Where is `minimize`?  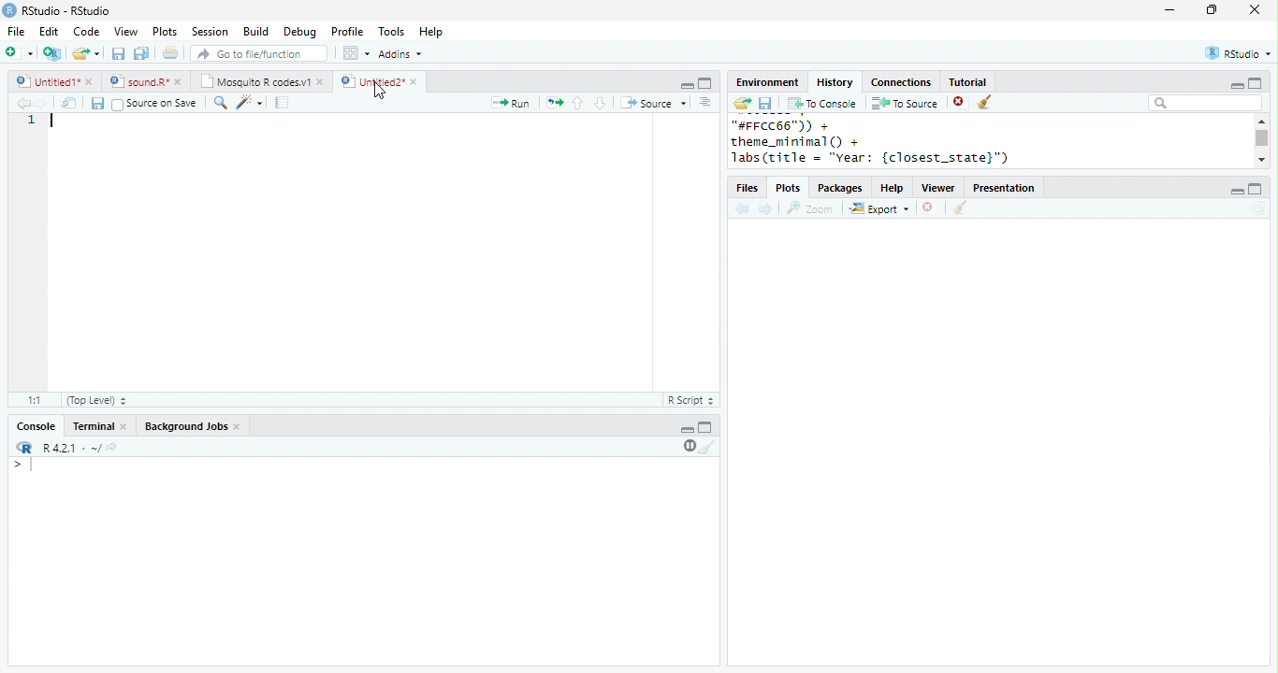 minimize is located at coordinates (688, 86).